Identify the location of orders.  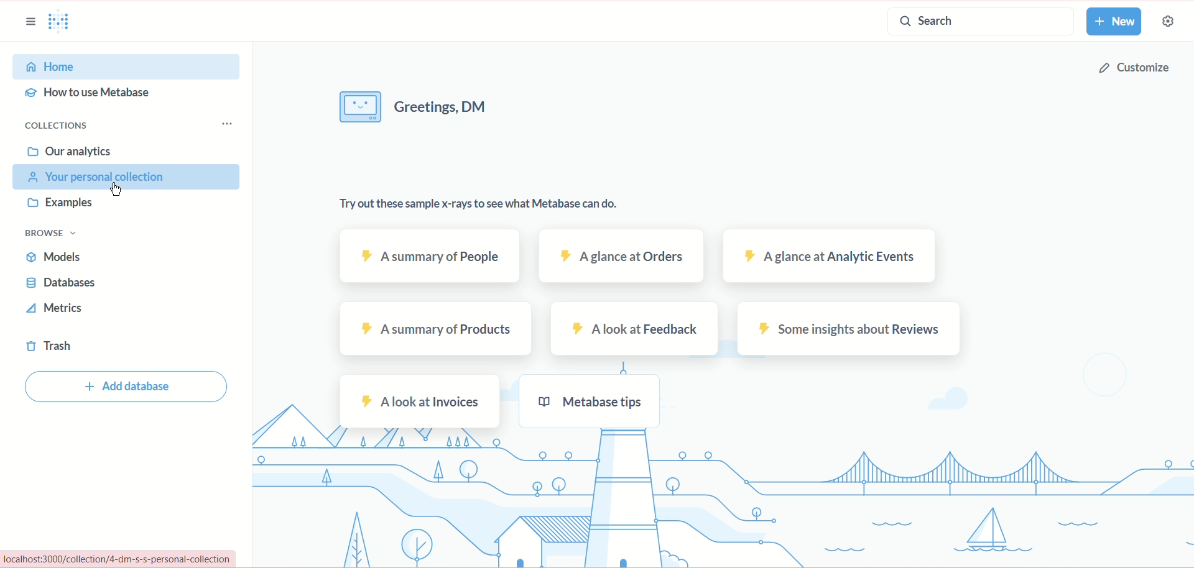
(619, 257).